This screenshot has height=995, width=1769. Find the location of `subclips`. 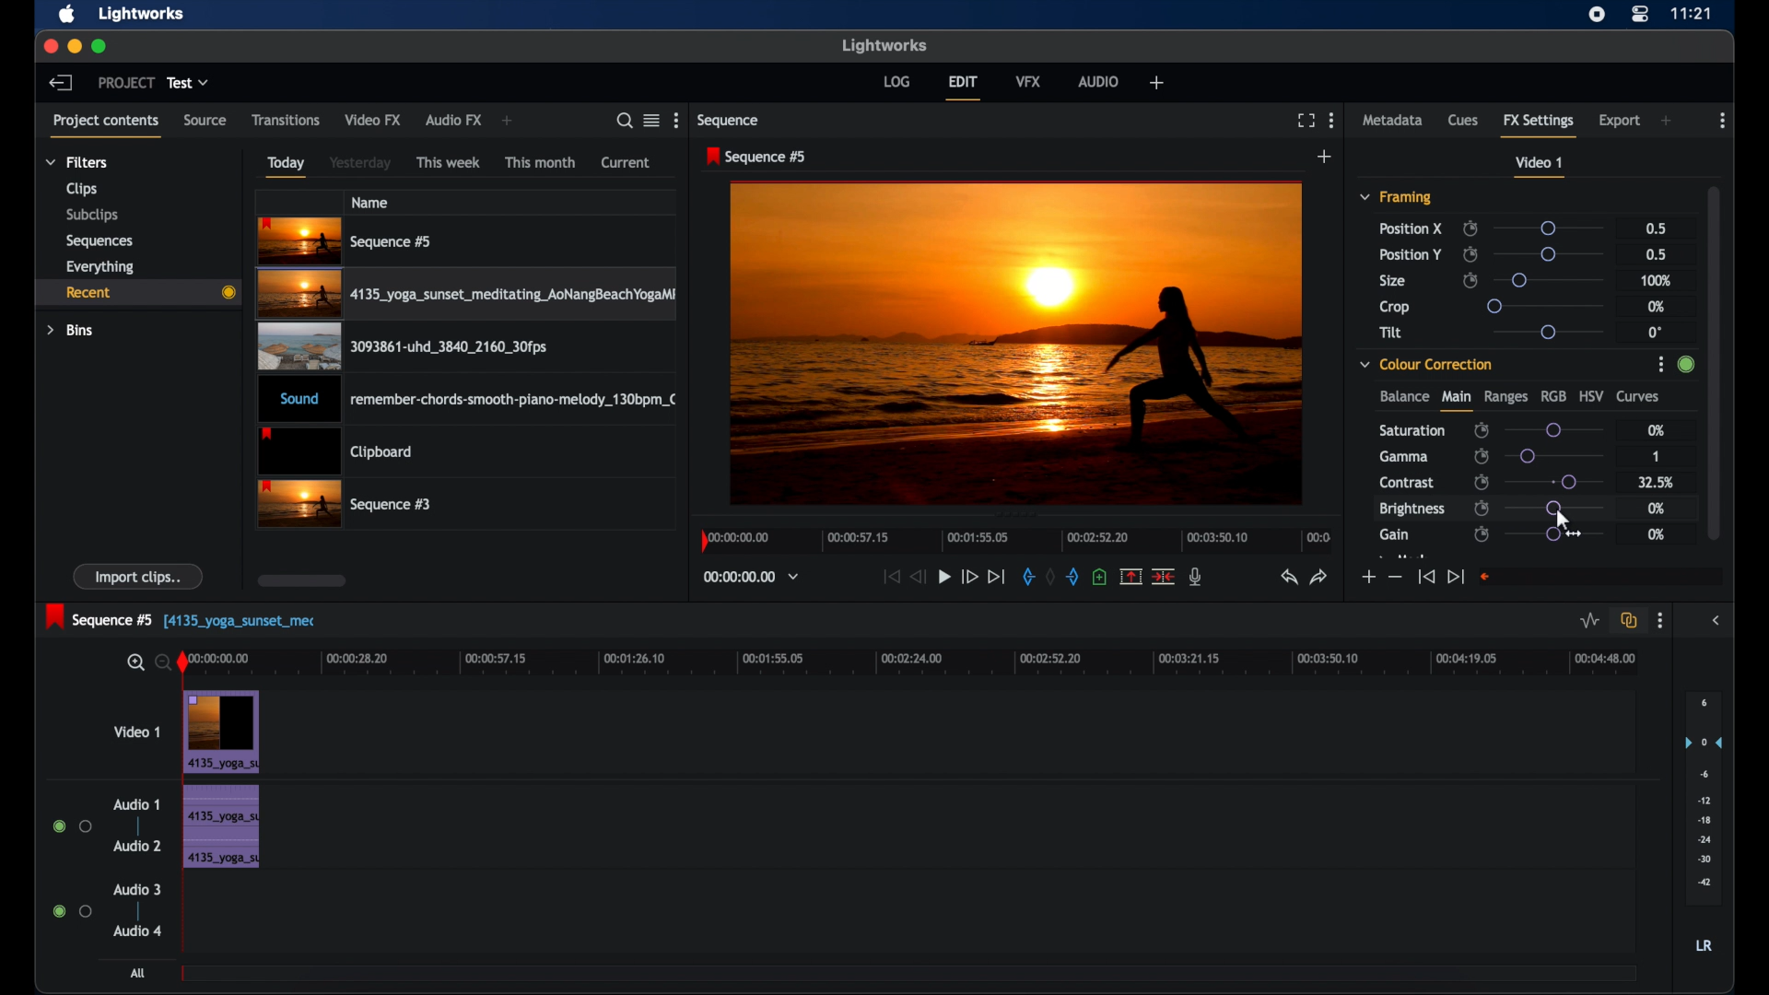

subclips is located at coordinates (93, 215).